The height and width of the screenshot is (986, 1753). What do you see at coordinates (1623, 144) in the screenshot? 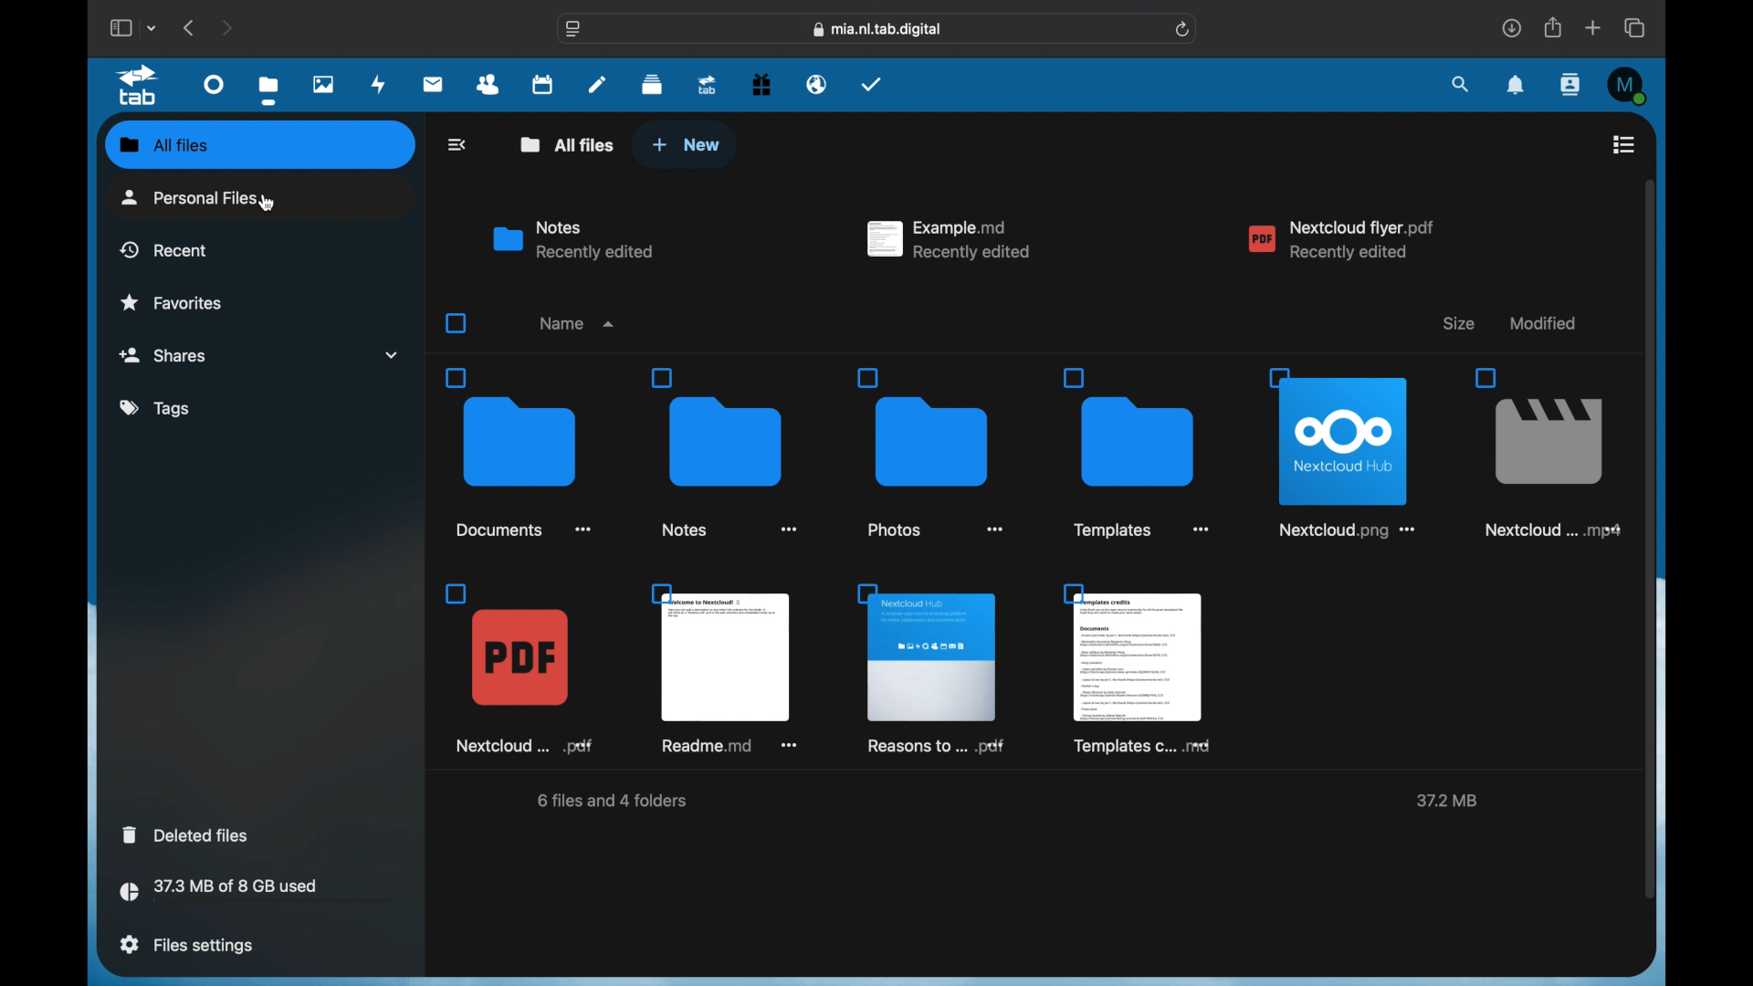
I see `list view` at bounding box center [1623, 144].